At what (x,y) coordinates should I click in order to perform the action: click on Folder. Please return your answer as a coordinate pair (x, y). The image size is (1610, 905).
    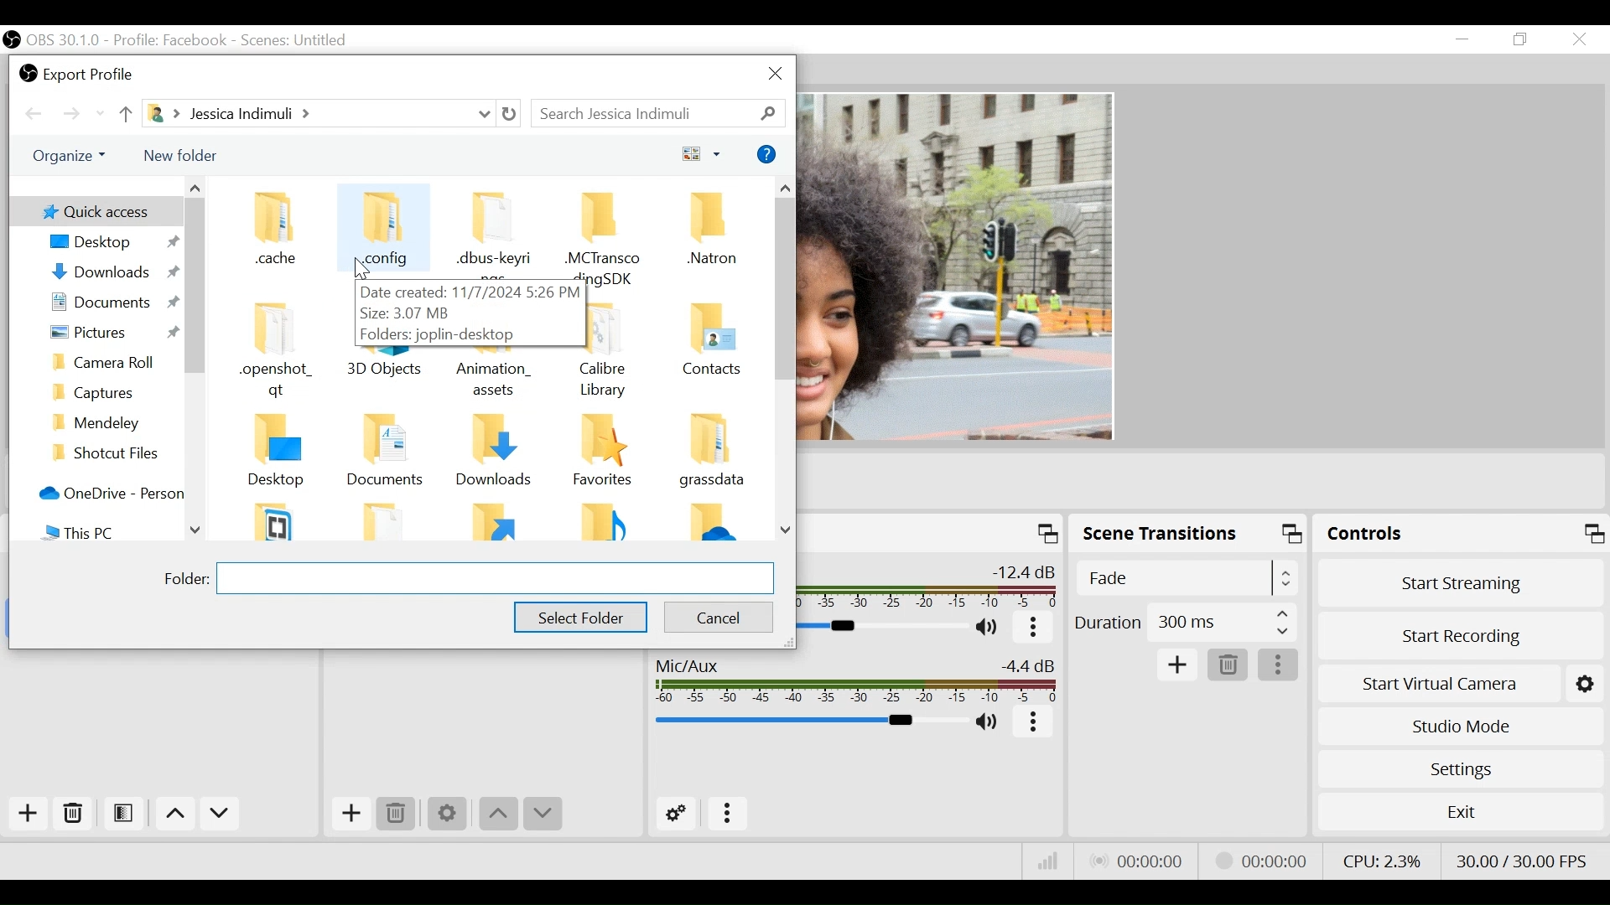
    Looking at the image, I should click on (112, 453).